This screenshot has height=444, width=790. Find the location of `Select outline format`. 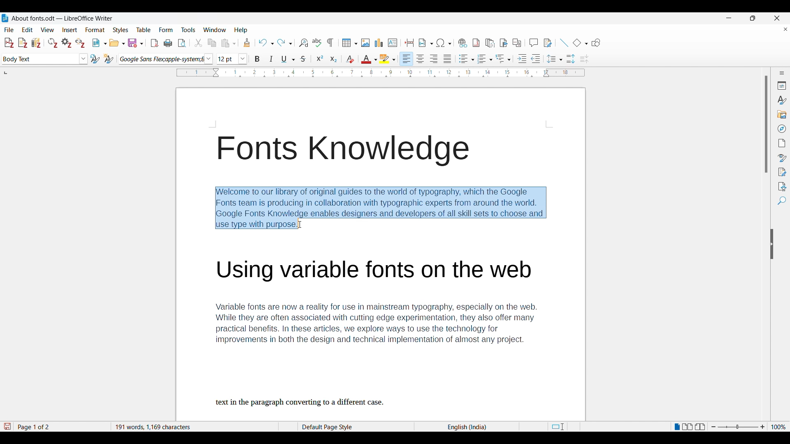

Select outline format is located at coordinates (503, 59).